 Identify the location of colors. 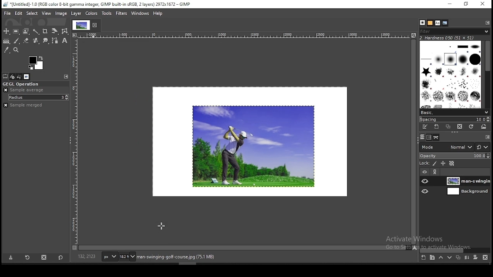
(37, 62).